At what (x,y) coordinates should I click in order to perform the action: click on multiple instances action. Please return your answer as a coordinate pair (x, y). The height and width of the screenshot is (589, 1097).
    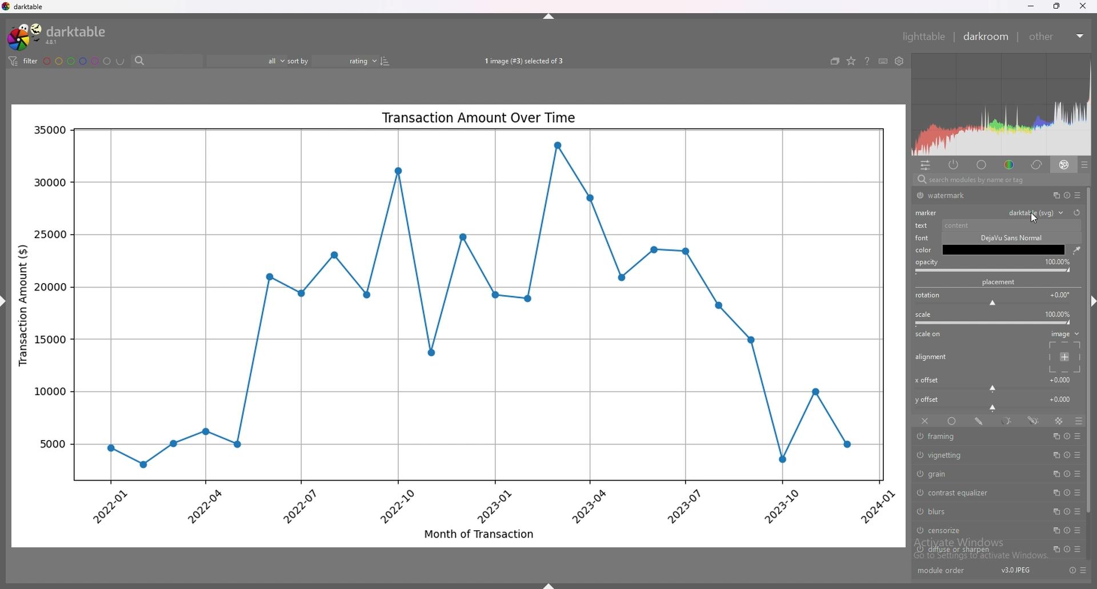
    Looking at the image, I should click on (1052, 195).